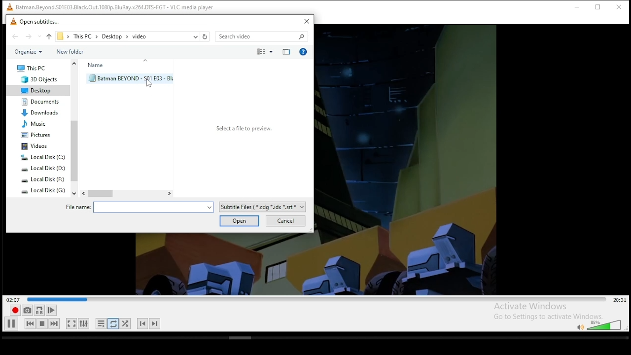 This screenshot has width=631, height=355. I want to click on system drive 3, so click(43, 180).